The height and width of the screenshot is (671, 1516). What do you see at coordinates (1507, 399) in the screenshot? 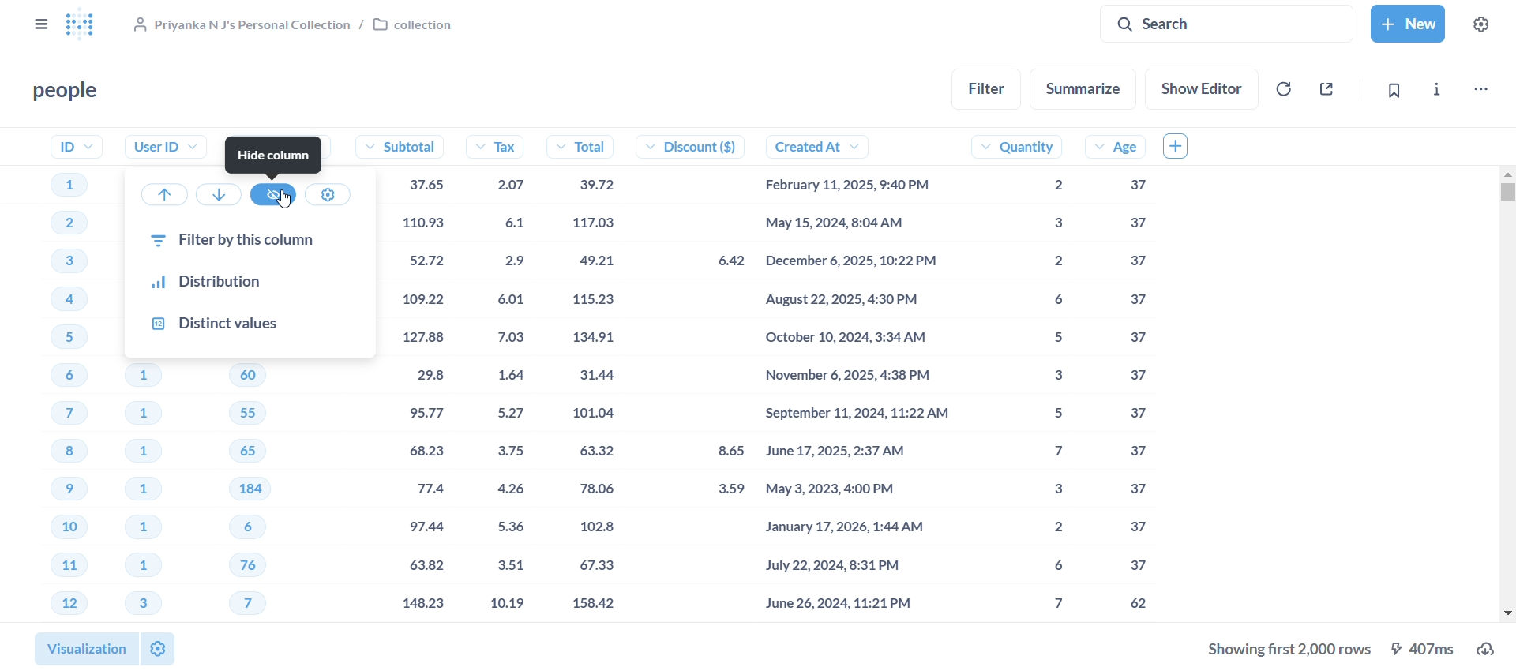
I see `vertical scroll bar` at bounding box center [1507, 399].